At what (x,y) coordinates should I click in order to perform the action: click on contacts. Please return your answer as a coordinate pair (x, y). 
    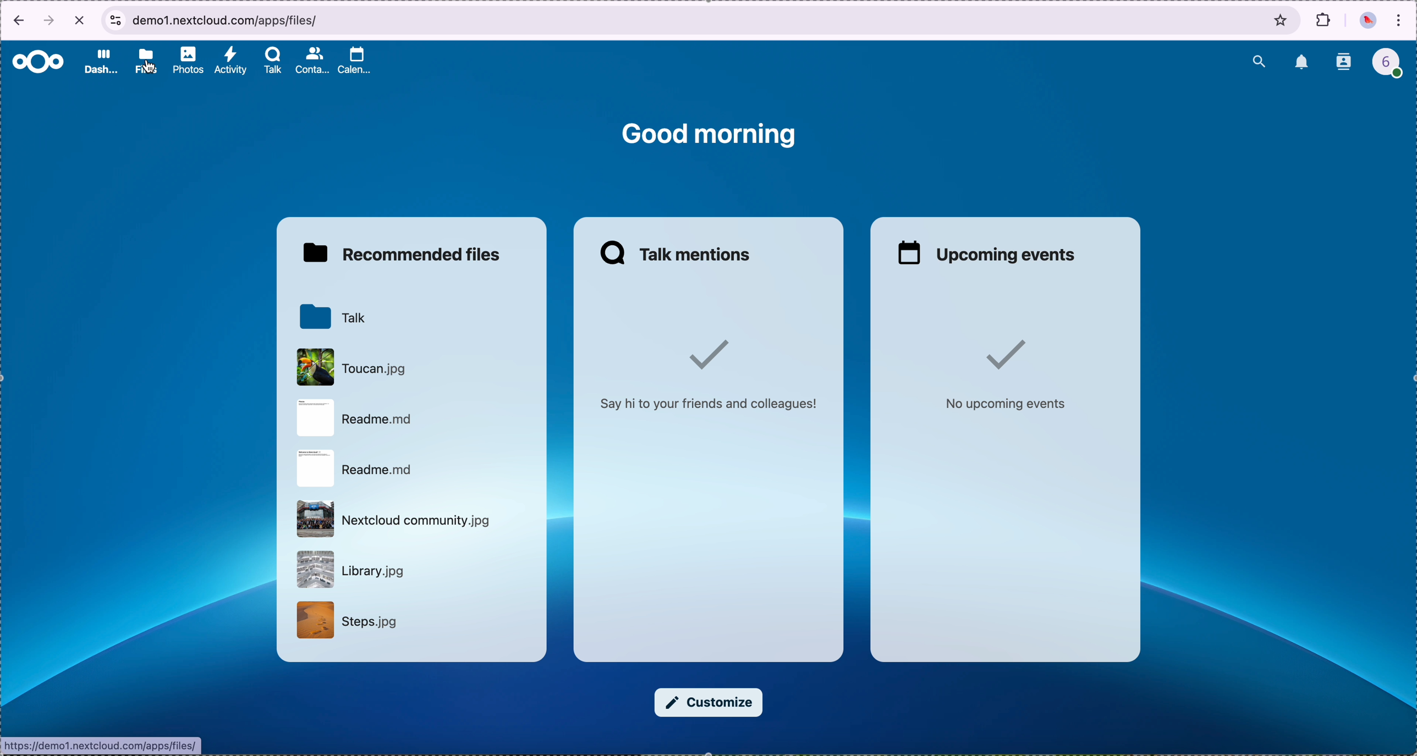
    Looking at the image, I should click on (314, 60).